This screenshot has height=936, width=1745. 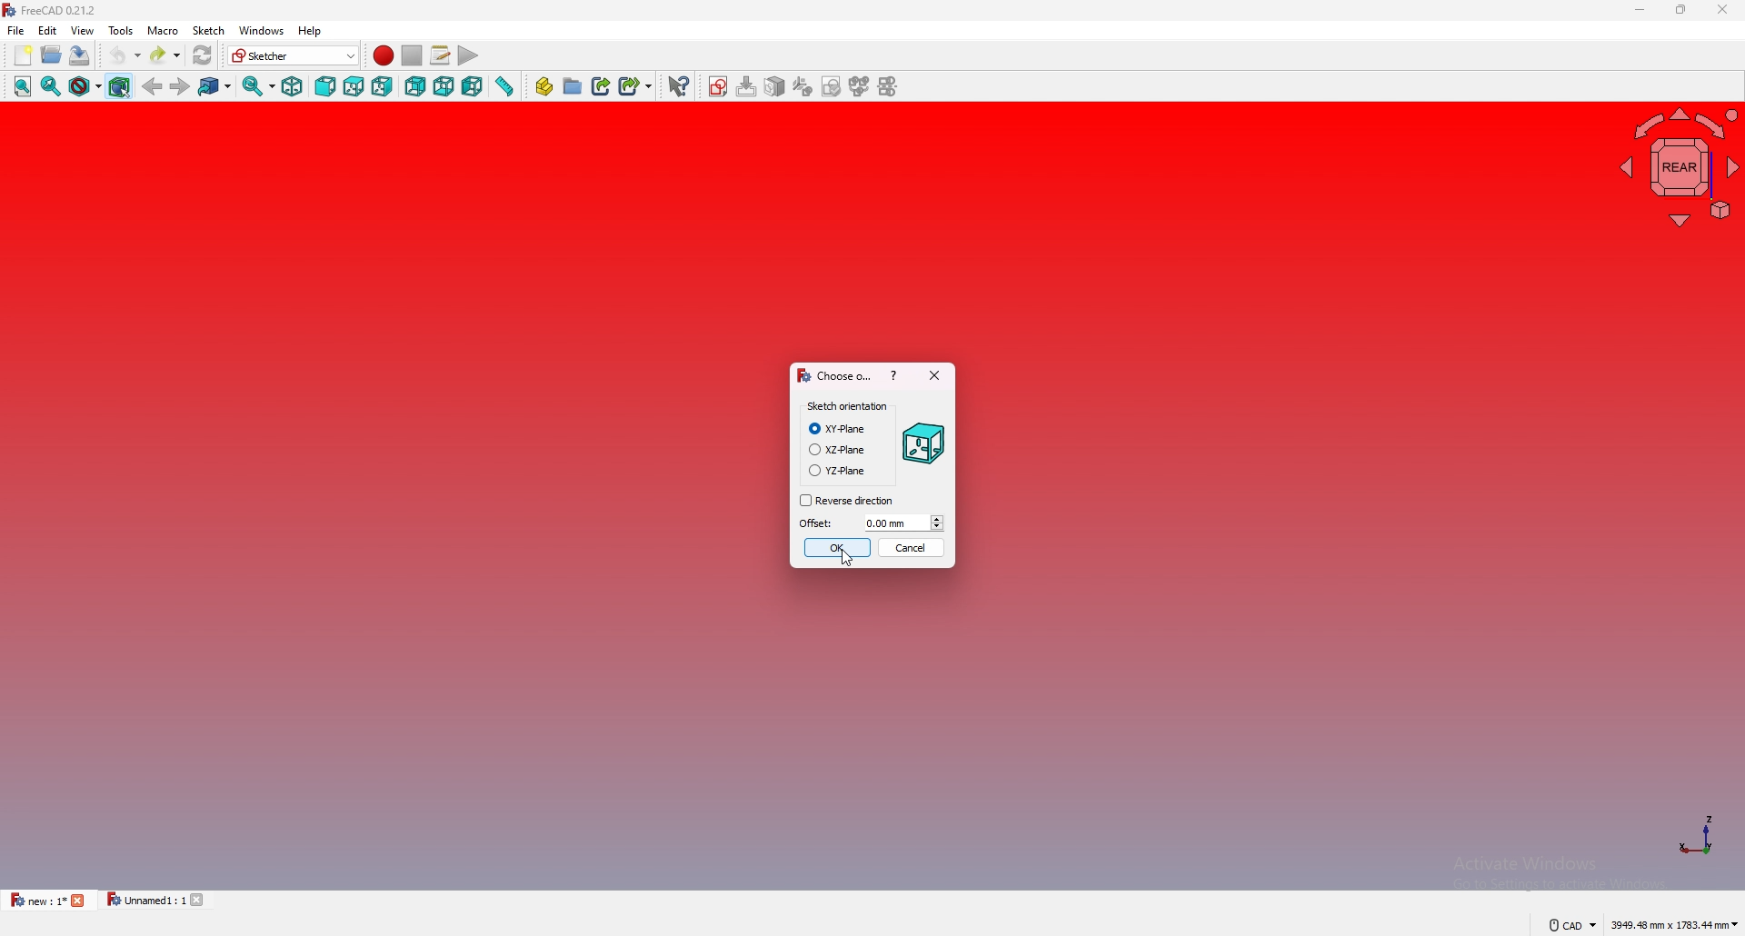 I want to click on bottom, so click(x=444, y=86).